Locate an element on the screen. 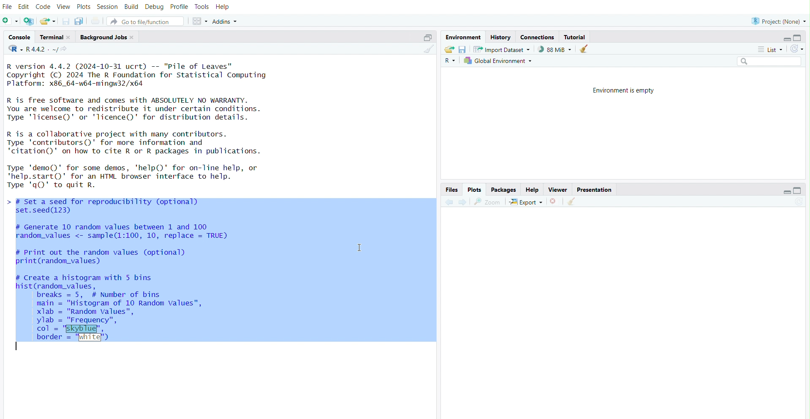 This screenshot has width=810, height=419. list is located at coordinates (772, 50).